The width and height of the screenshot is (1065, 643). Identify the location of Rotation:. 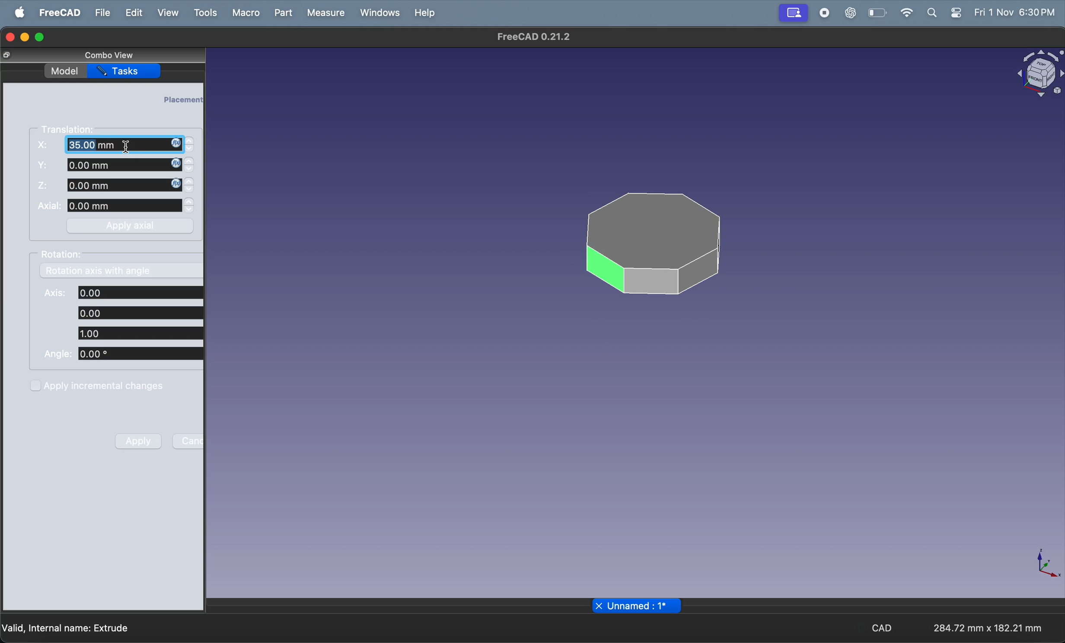
(65, 254).